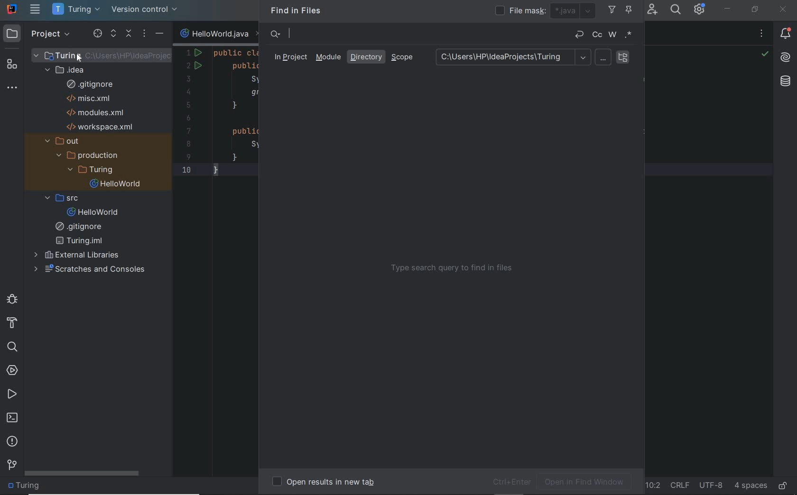  Describe the element at coordinates (712, 486) in the screenshot. I see `file encoding` at that location.